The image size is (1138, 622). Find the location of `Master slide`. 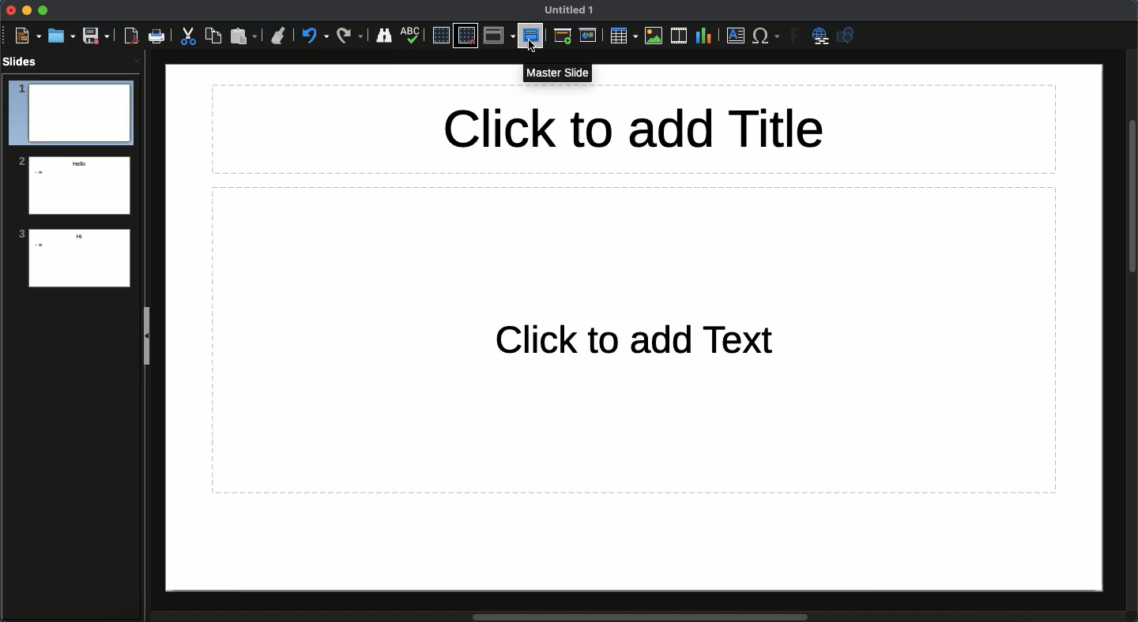

Master slide is located at coordinates (558, 72).